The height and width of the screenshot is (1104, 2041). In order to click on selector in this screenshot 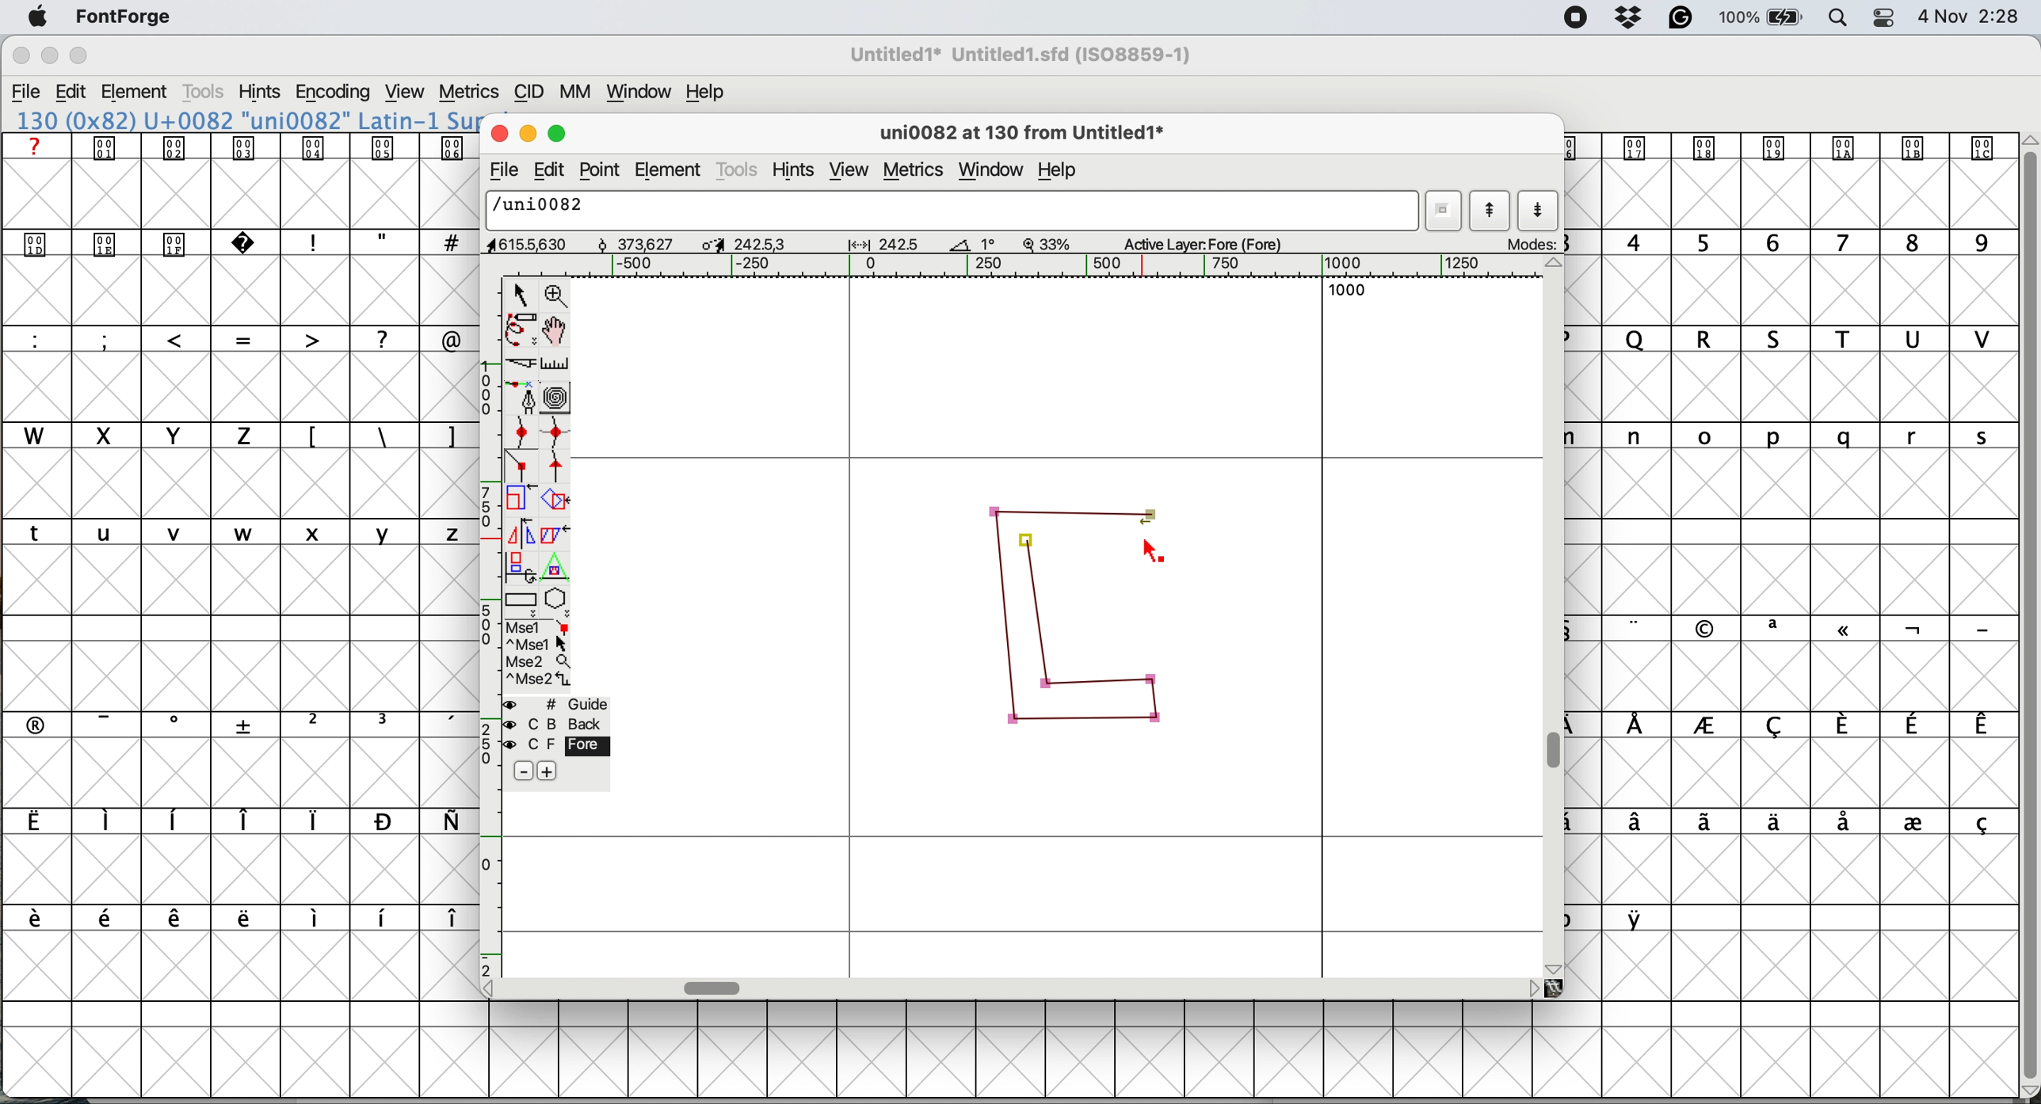, I will do `click(519, 296)`.